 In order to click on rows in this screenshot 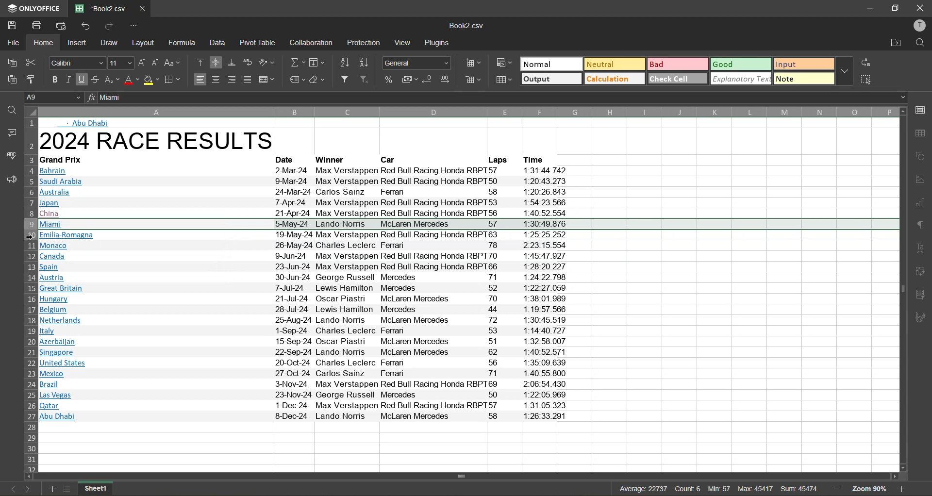, I will do `click(30, 296)`.